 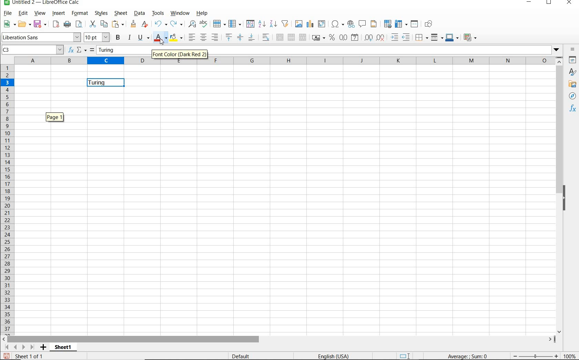 I want to click on INSERT CHART, so click(x=310, y=24).